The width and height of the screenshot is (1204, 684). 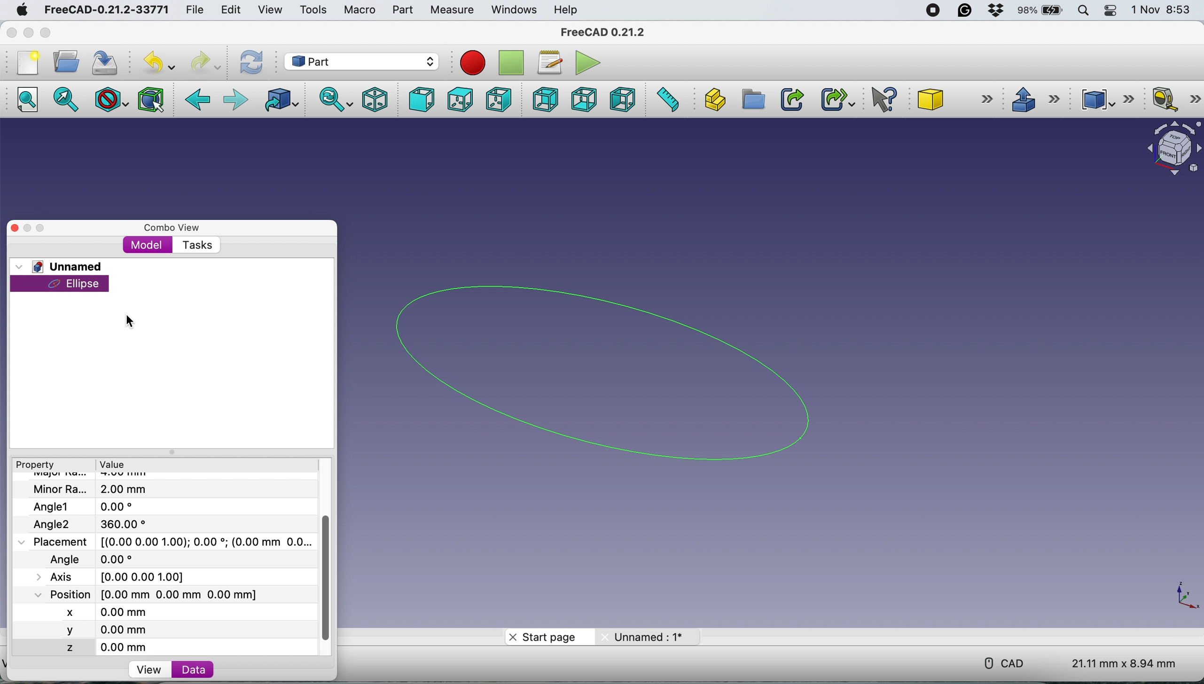 I want to click on macros, so click(x=549, y=61).